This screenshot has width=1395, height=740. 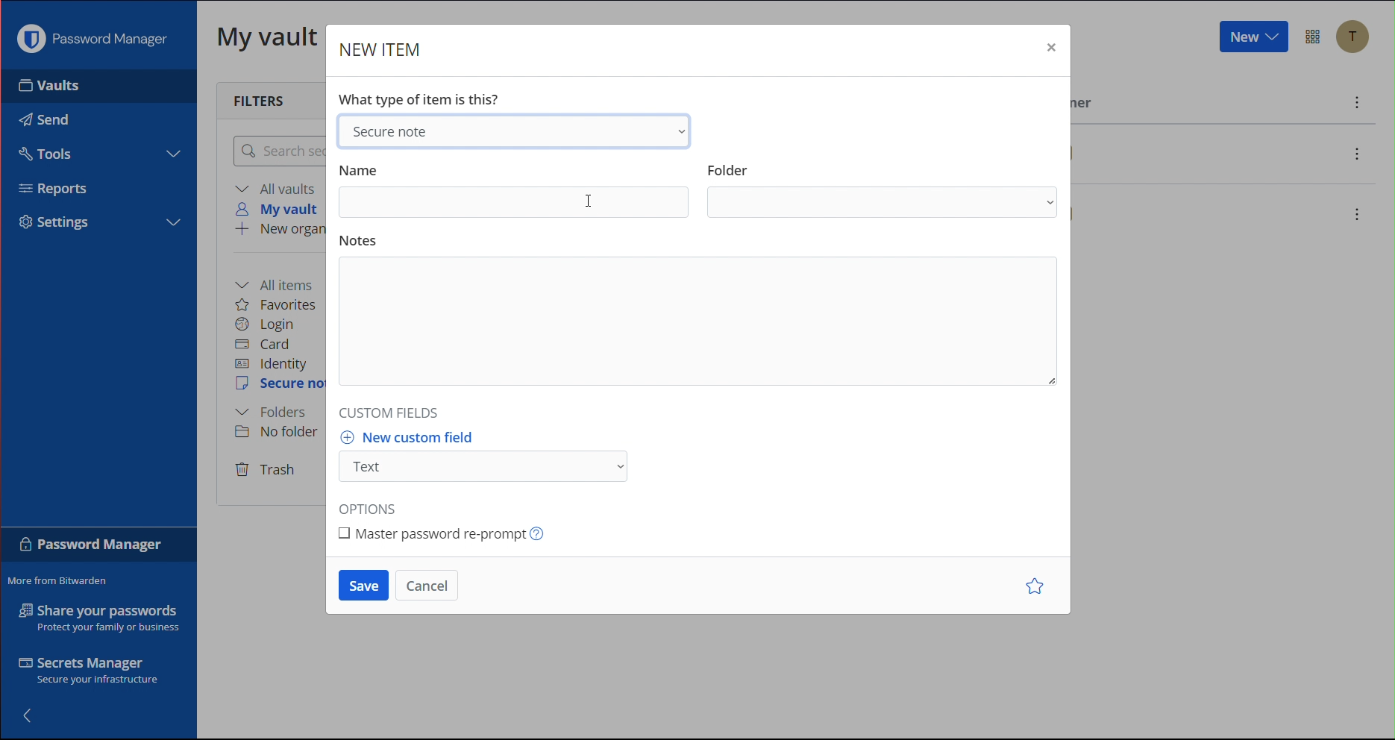 What do you see at coordinates (91, 43) in the screenshot?
I see `Password Manager` at bounding box center [91, 43].